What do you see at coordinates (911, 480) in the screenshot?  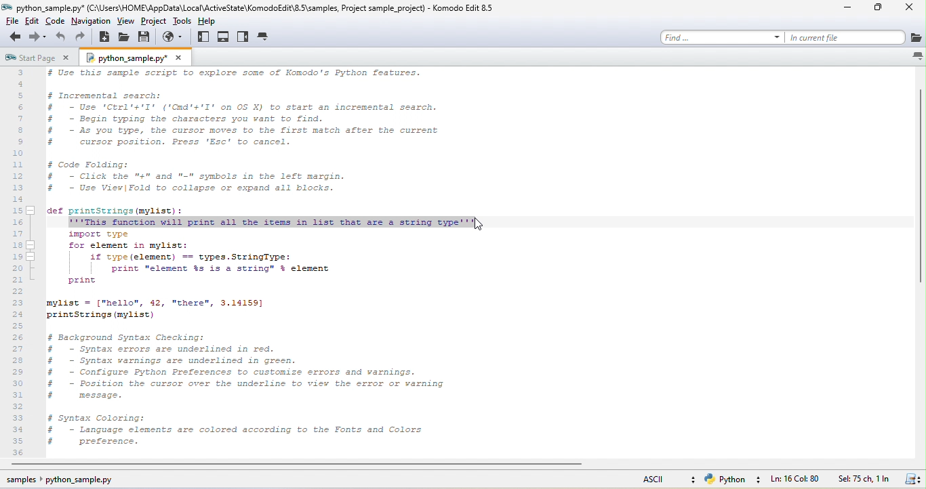 I see `save` at bounding box center [911, 480].